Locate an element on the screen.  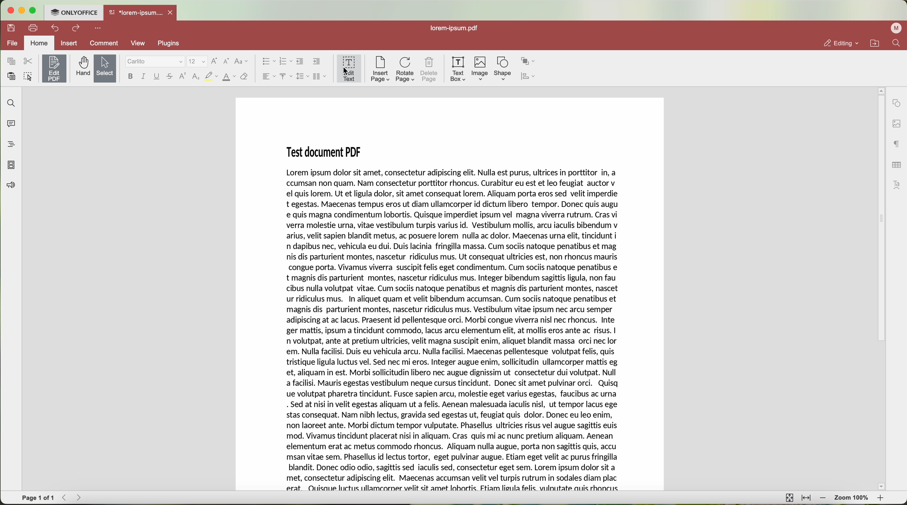
maximize is located at coordinates (34, 11).